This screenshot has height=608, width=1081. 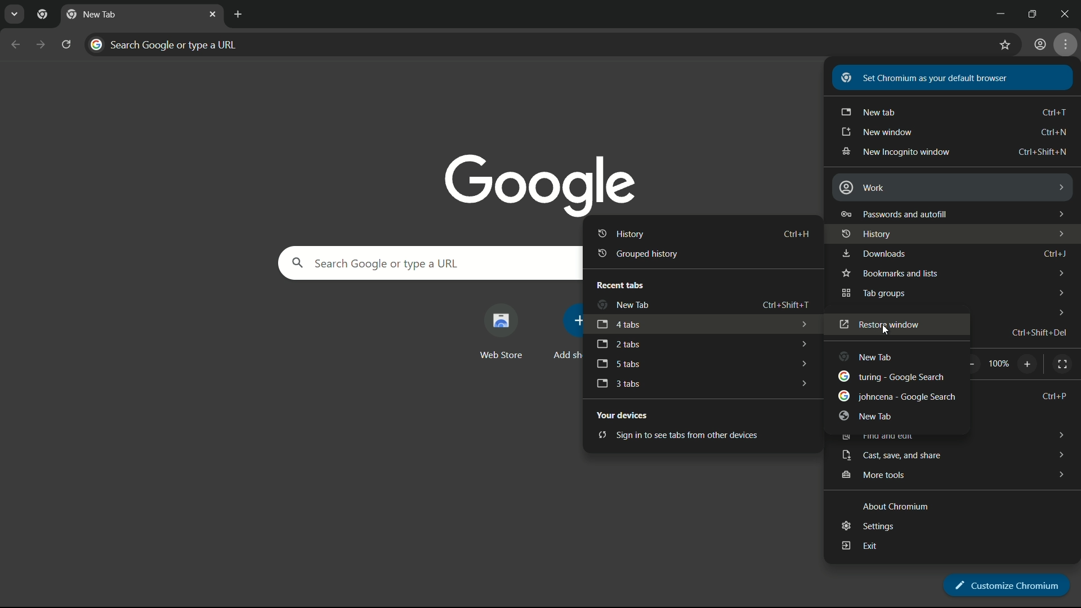 What do you see at coordinates (625, 415) in the screenshot?
I see `your devices` at bounding box center [625, 415].